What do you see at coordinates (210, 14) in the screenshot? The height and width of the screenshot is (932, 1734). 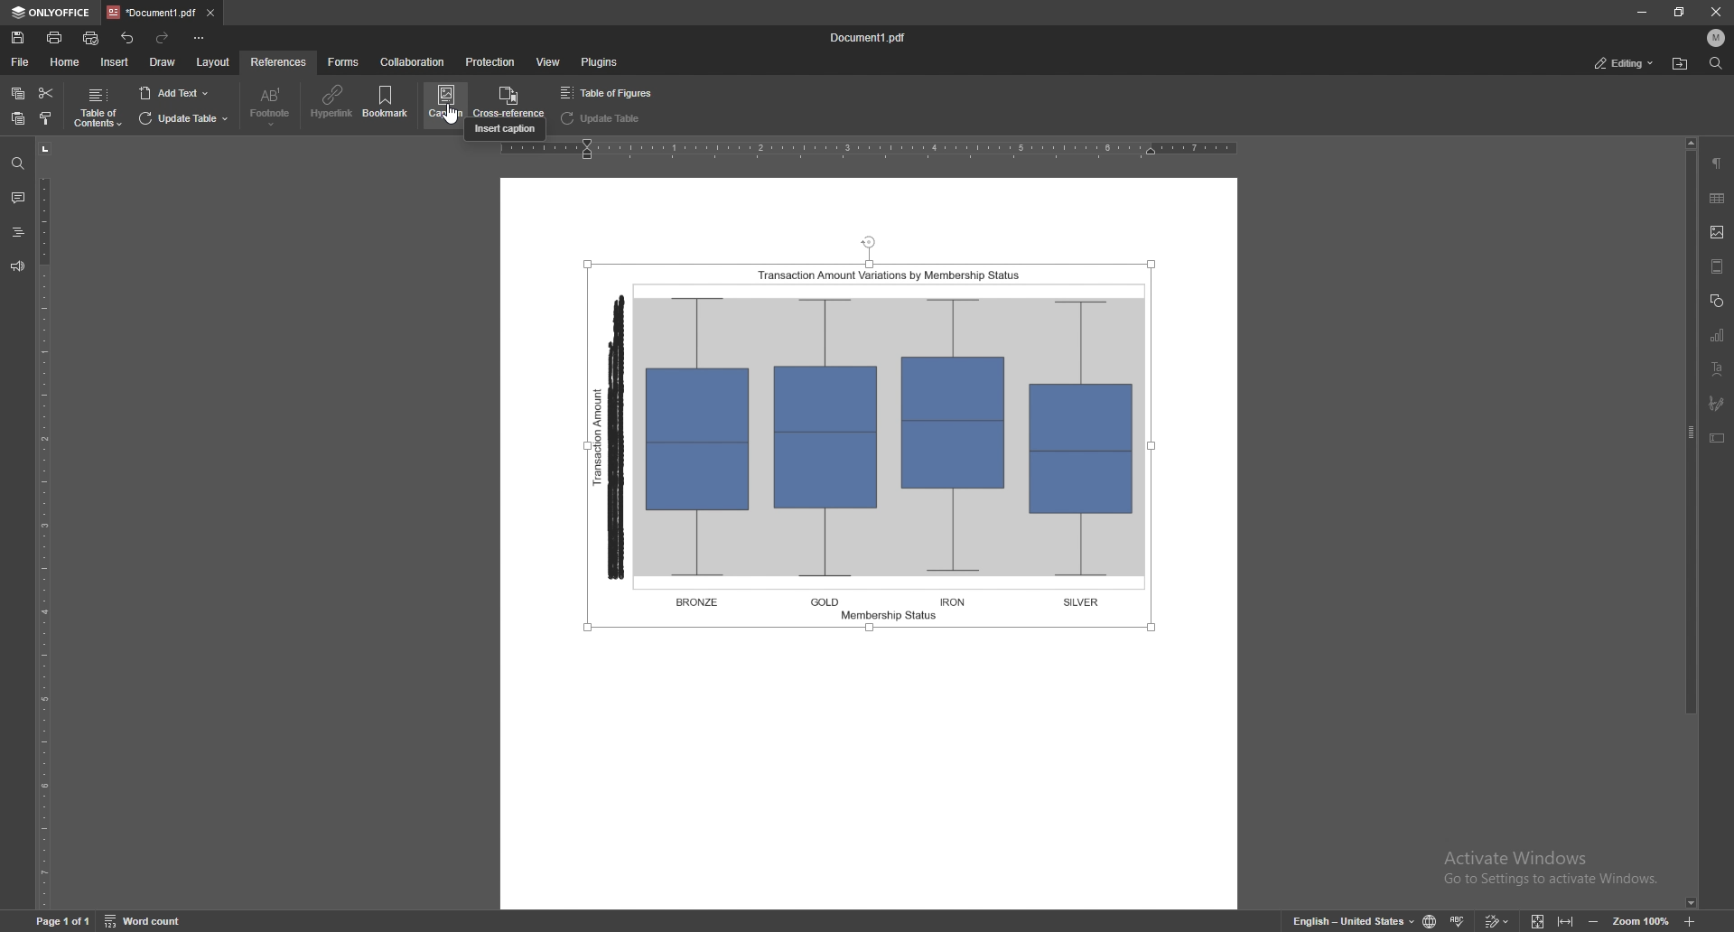 I see `close tab` at bounding box center [210, 14].